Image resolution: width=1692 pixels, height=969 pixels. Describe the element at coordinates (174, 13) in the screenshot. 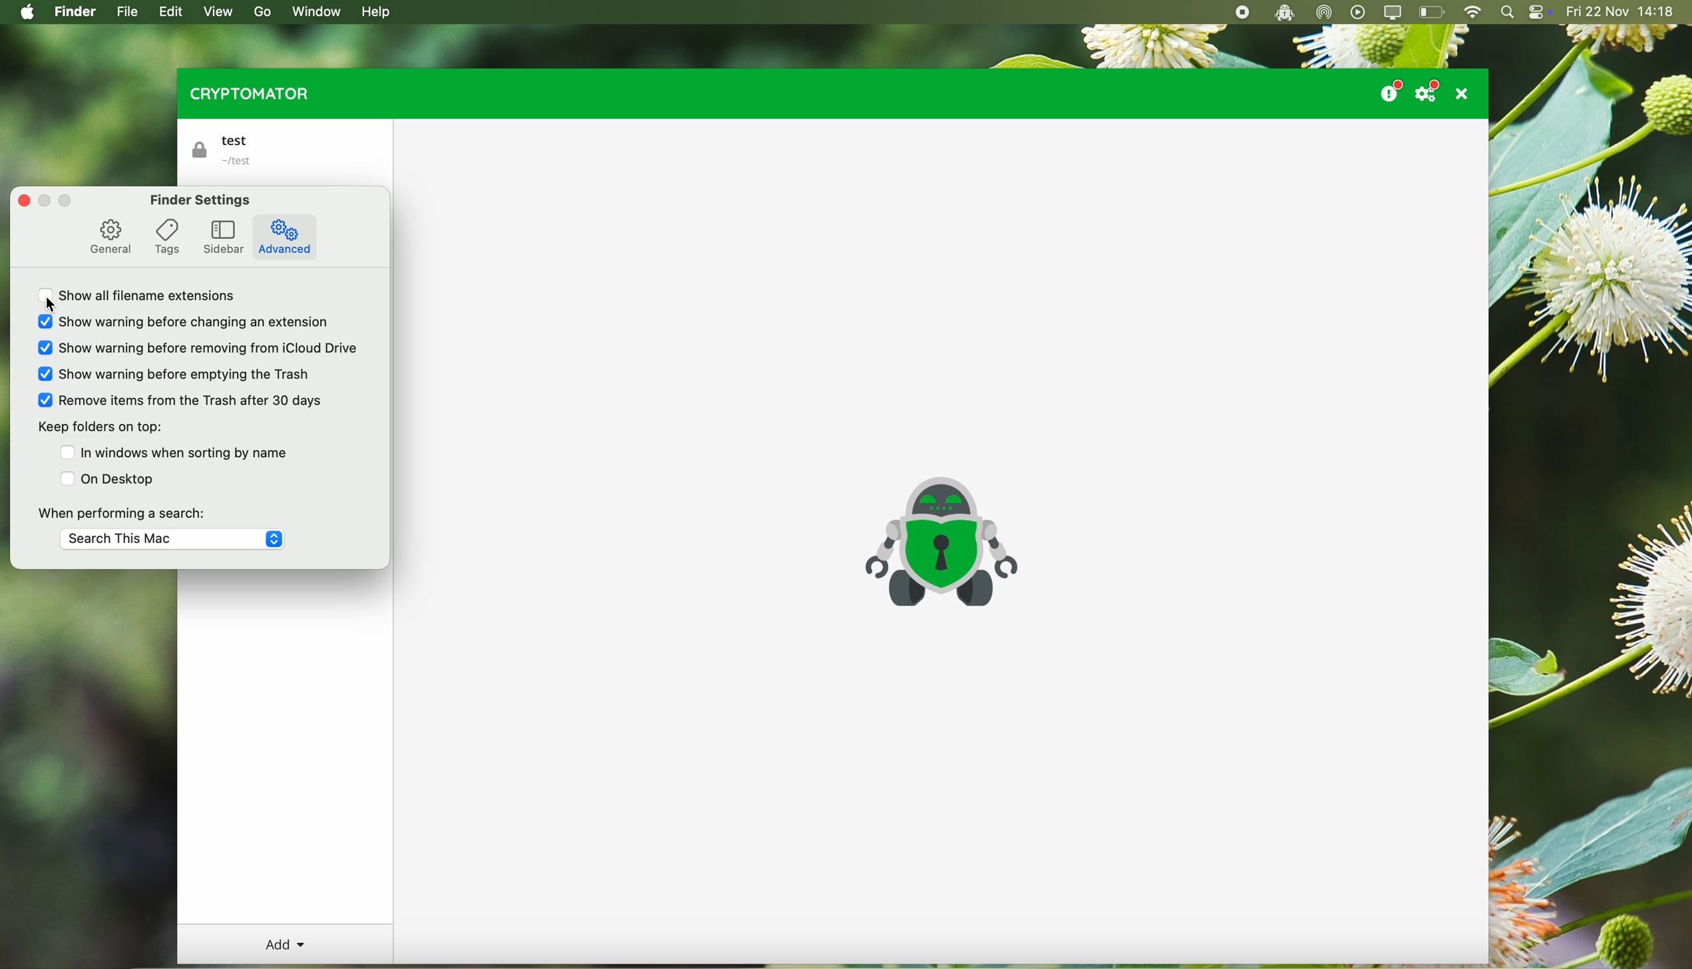

I see `edit` at that location.